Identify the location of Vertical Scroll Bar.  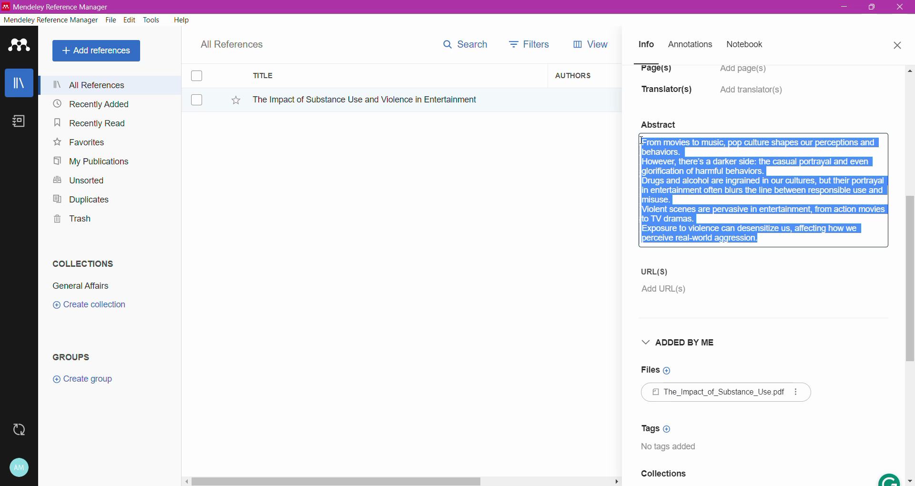
(909, 274).